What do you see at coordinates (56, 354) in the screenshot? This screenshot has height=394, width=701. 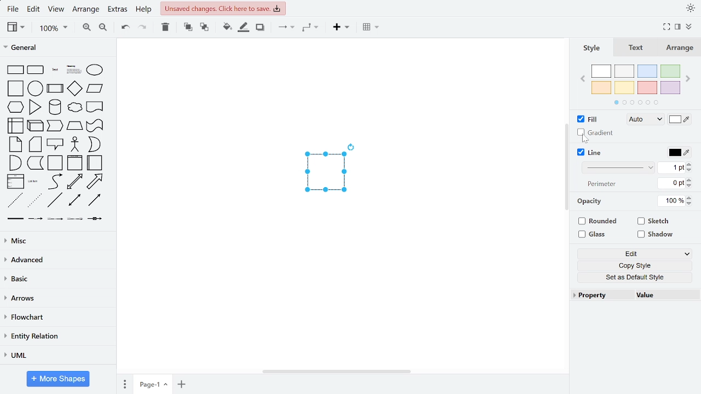 I see `UML` at bounding box center [56, 354].